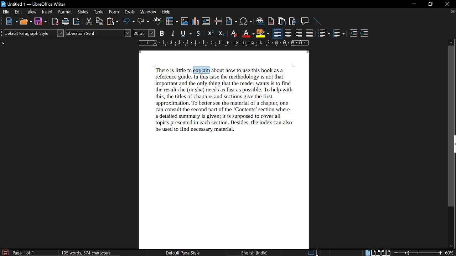  What do you see at coordinates (48, 12) in the screenshot?
I see `insert` at bounding box center [48, 12].